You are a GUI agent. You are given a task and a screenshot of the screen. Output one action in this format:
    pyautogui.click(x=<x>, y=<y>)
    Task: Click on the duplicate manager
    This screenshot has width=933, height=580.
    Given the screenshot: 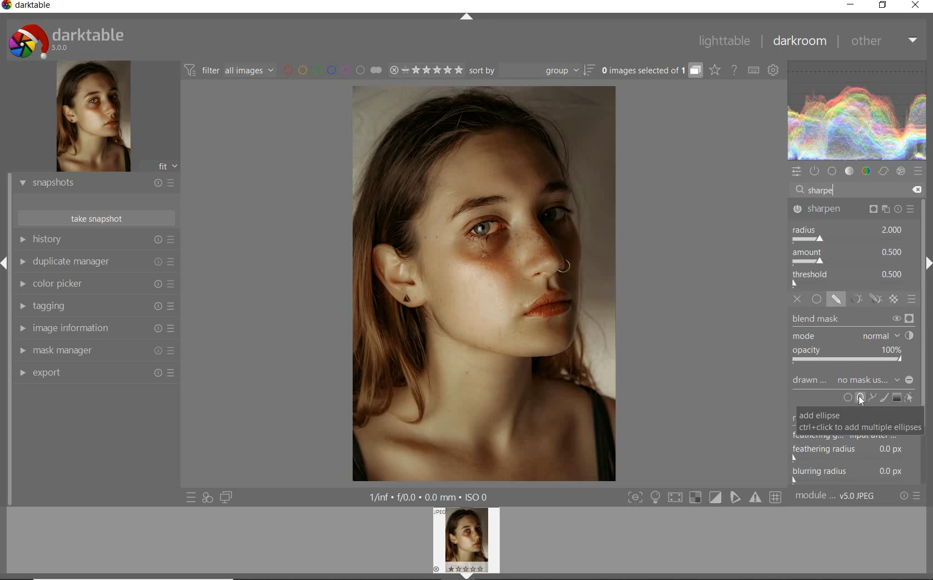 What is the action you would take?
    pyautogui.click(x=96, y=263)
    